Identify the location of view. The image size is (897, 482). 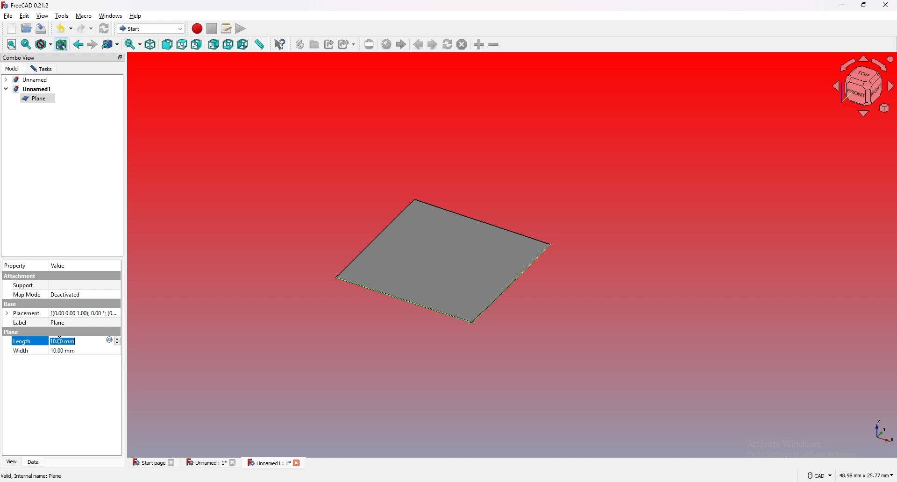
(11, 462).